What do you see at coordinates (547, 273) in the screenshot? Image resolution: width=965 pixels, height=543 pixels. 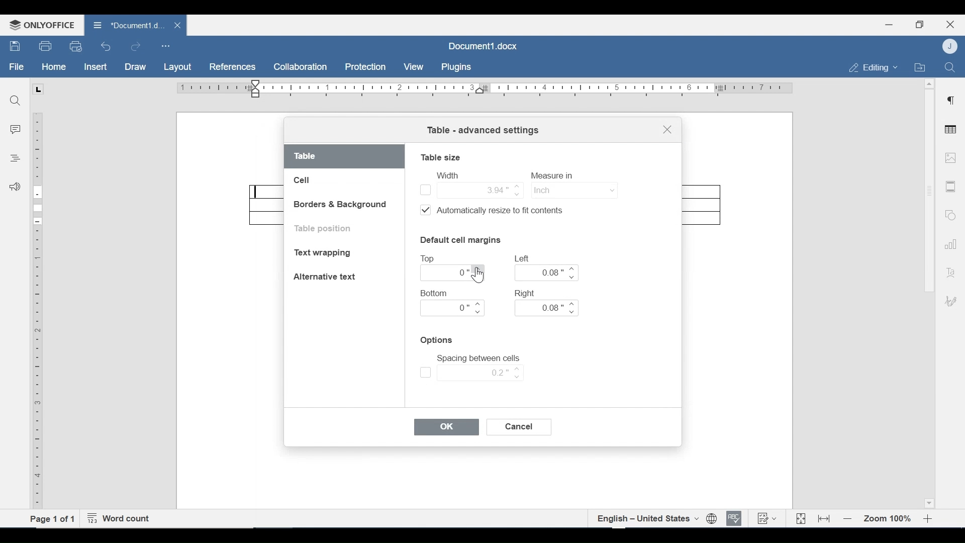 I see `0.08` at bounding box center [547, 273].